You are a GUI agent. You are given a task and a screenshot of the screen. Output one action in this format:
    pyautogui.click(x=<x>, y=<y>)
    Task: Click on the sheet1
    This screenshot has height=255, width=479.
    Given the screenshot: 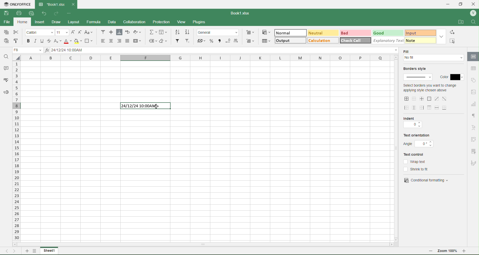 What is the action you would take?
    pyautogui.click(x=49, y=251)
    